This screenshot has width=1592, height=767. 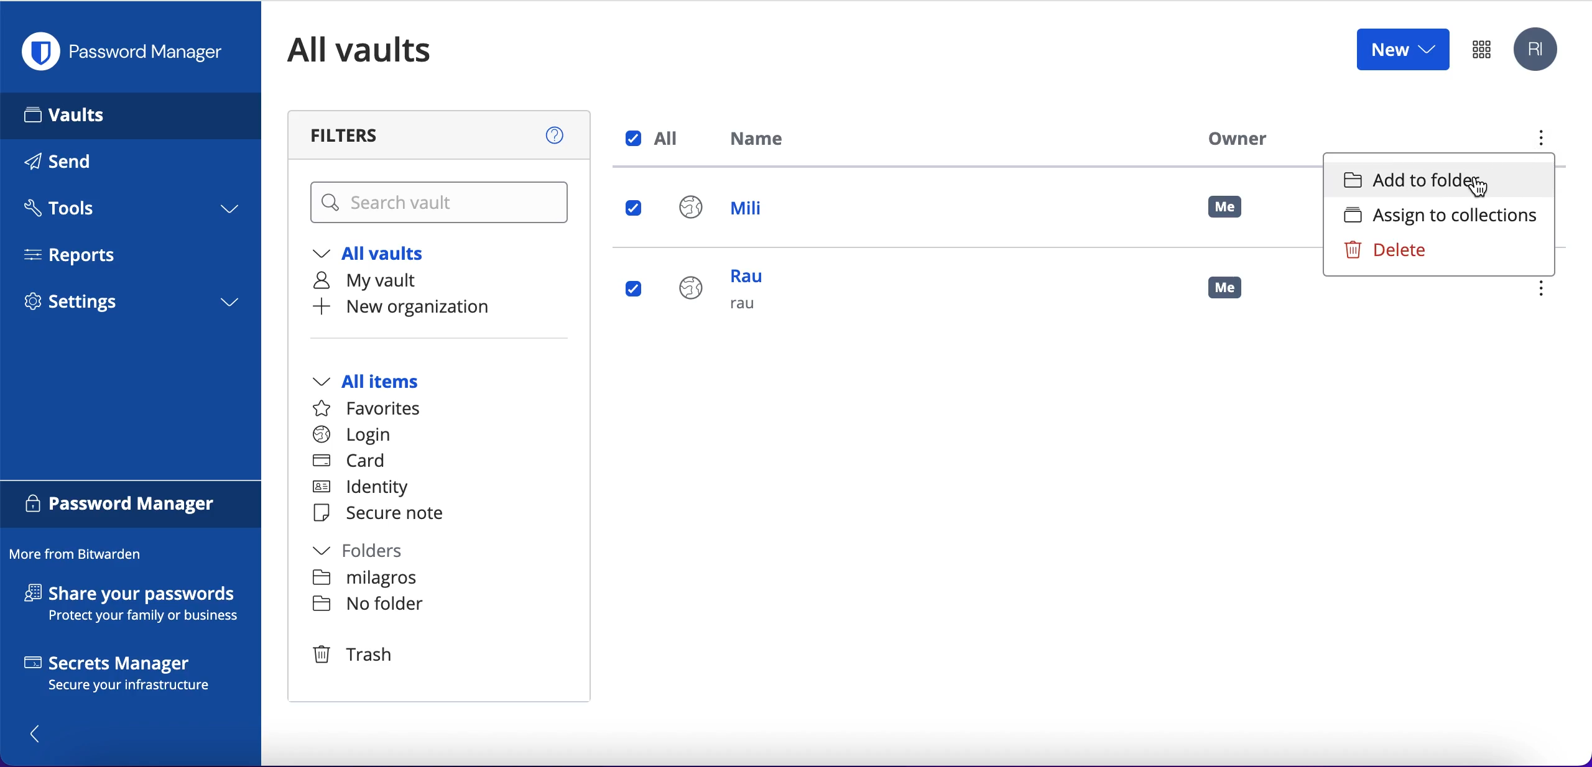 I want to click on settings, so click(x=131, y=306).